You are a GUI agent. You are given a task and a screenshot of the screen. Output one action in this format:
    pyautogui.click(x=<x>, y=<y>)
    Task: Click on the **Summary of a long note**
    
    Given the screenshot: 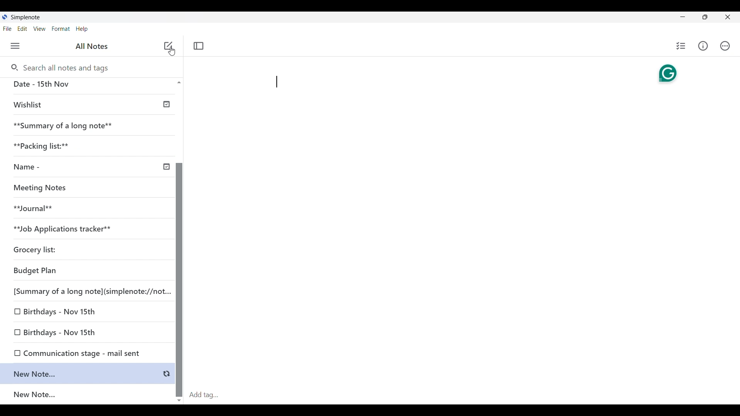 What is the action you would take?
    pyautogui.click(x=87, y=125)
    